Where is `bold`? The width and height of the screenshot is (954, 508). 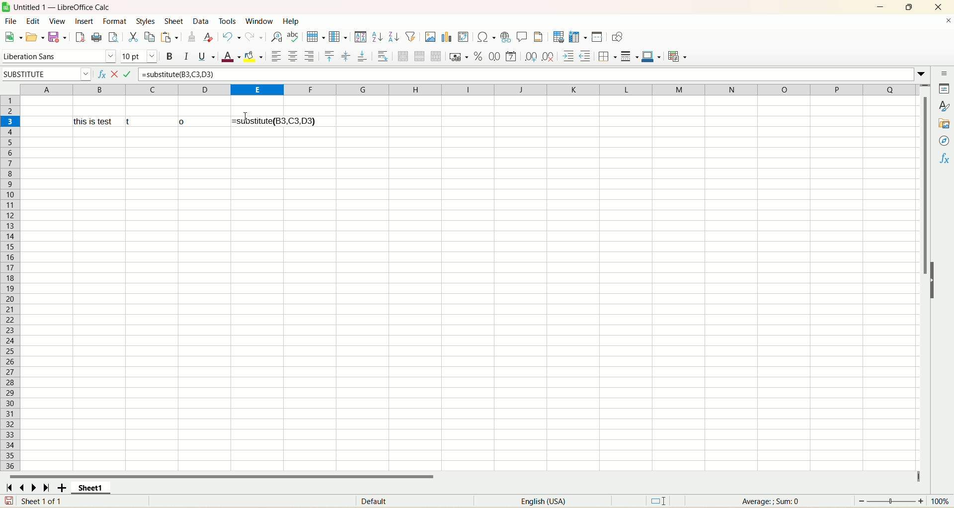
bold is located at coordinates (171, 57).